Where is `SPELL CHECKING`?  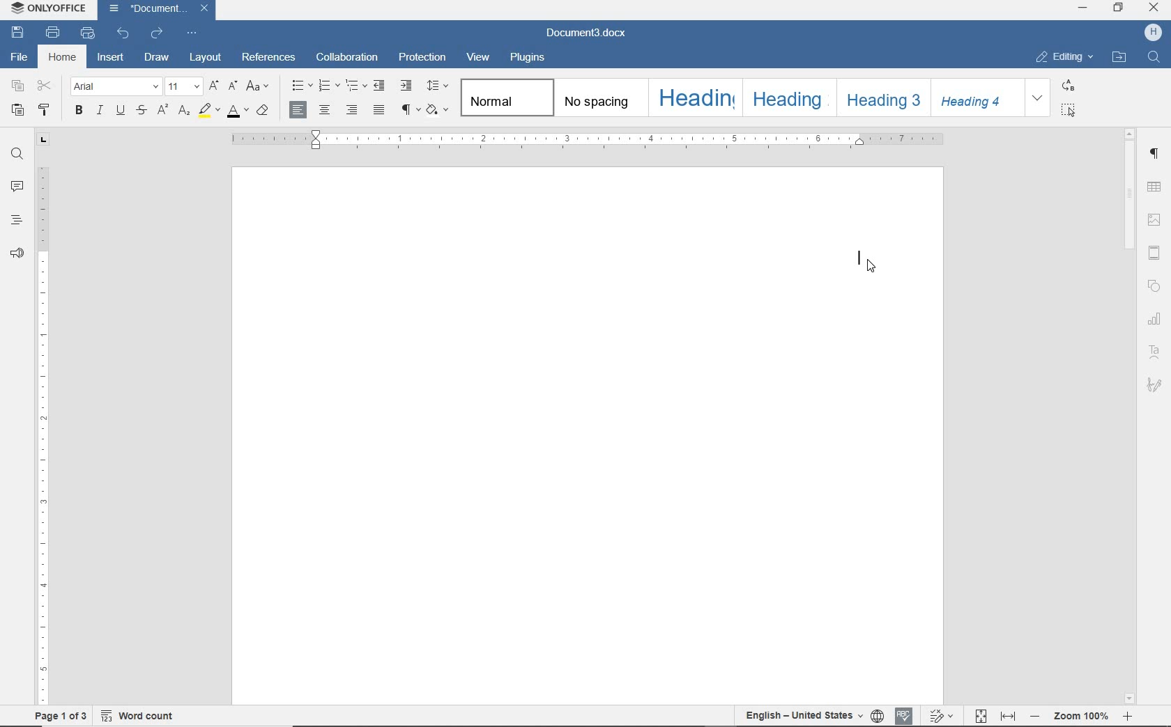
SPELL CHECKING is located at coordinates (905, 715).